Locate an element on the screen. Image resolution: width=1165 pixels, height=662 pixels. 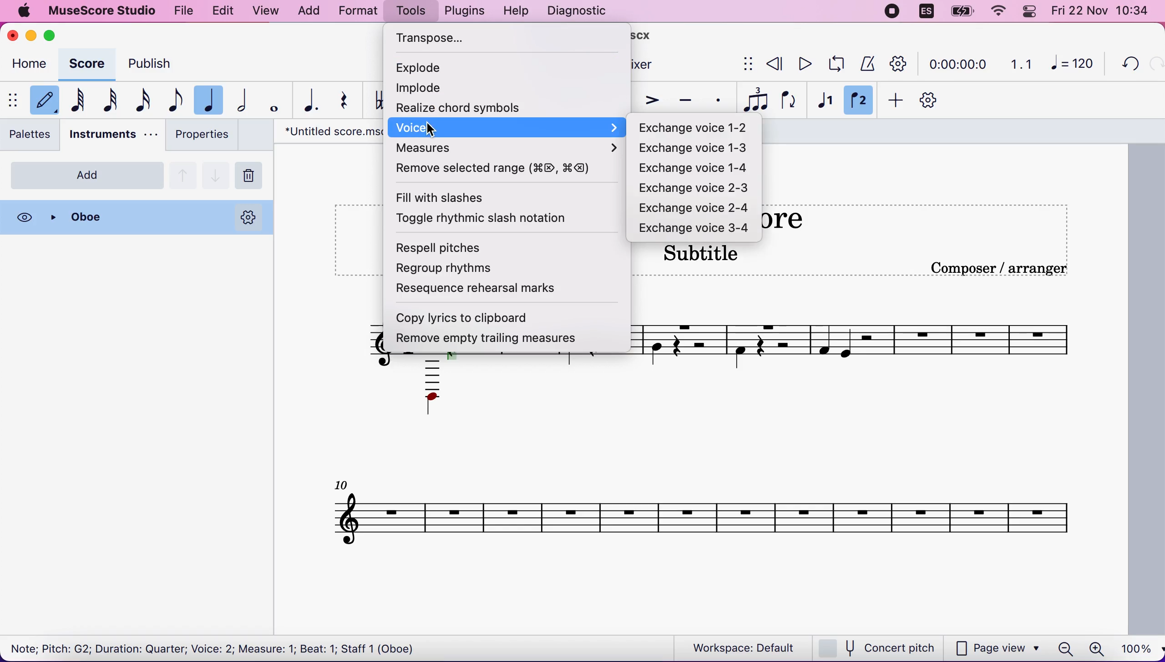
musescore studio is located at coordinates (108, 10).